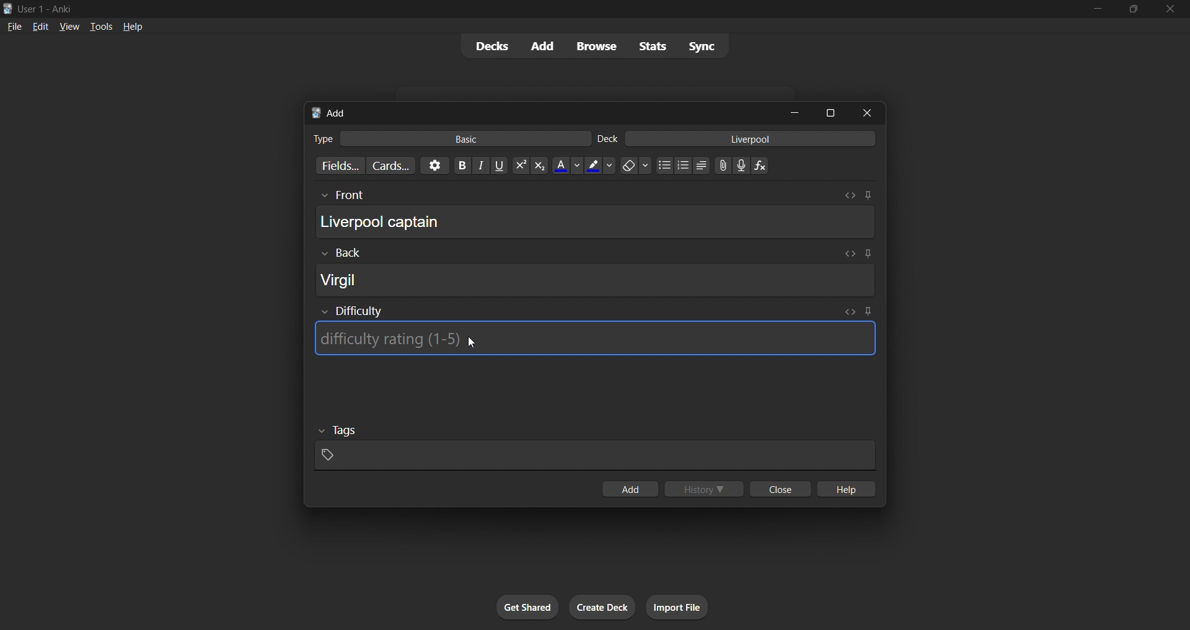 The width and height of the screenshot is (1190, 630). Describe the element at coordinates (69, 26) in the screenshot. I see `view` at that location.